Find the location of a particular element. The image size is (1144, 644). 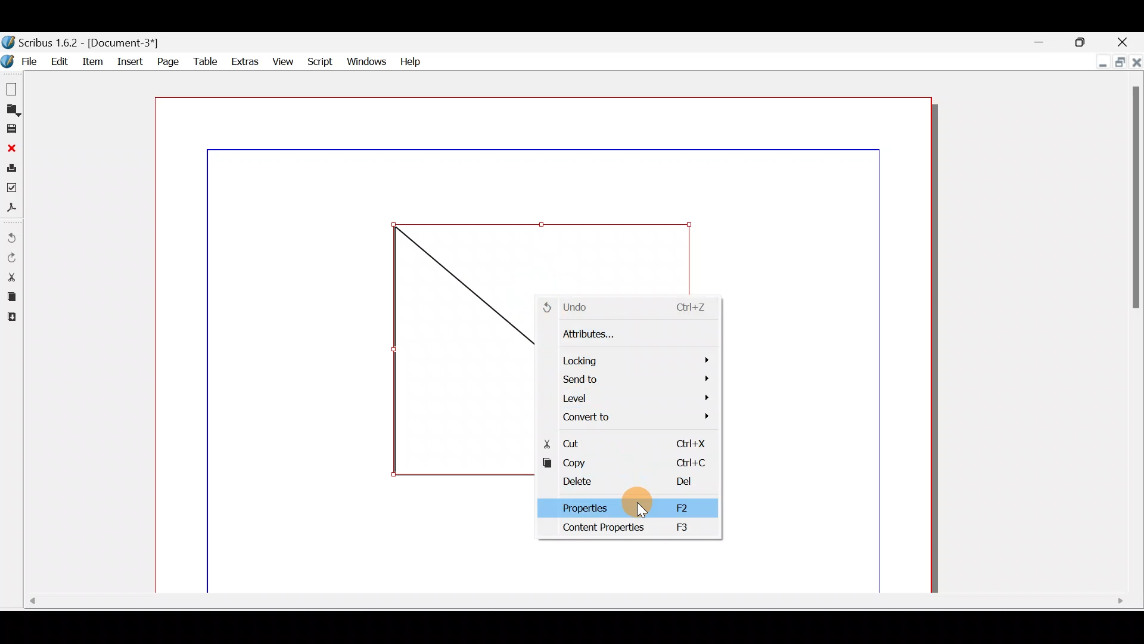

Insert is located at coordinates (129, 63).